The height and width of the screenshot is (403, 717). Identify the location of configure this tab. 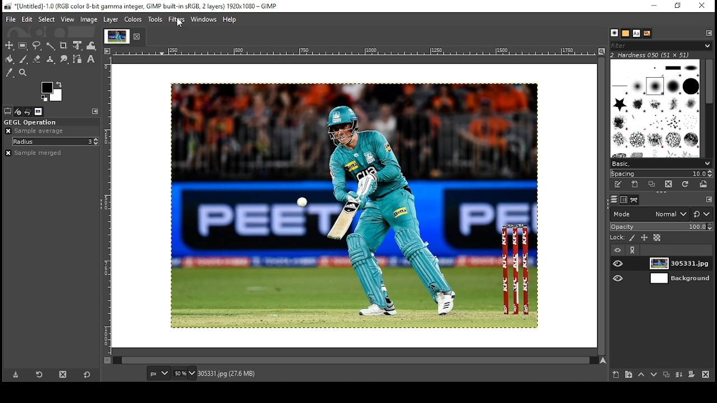
(707, 33).